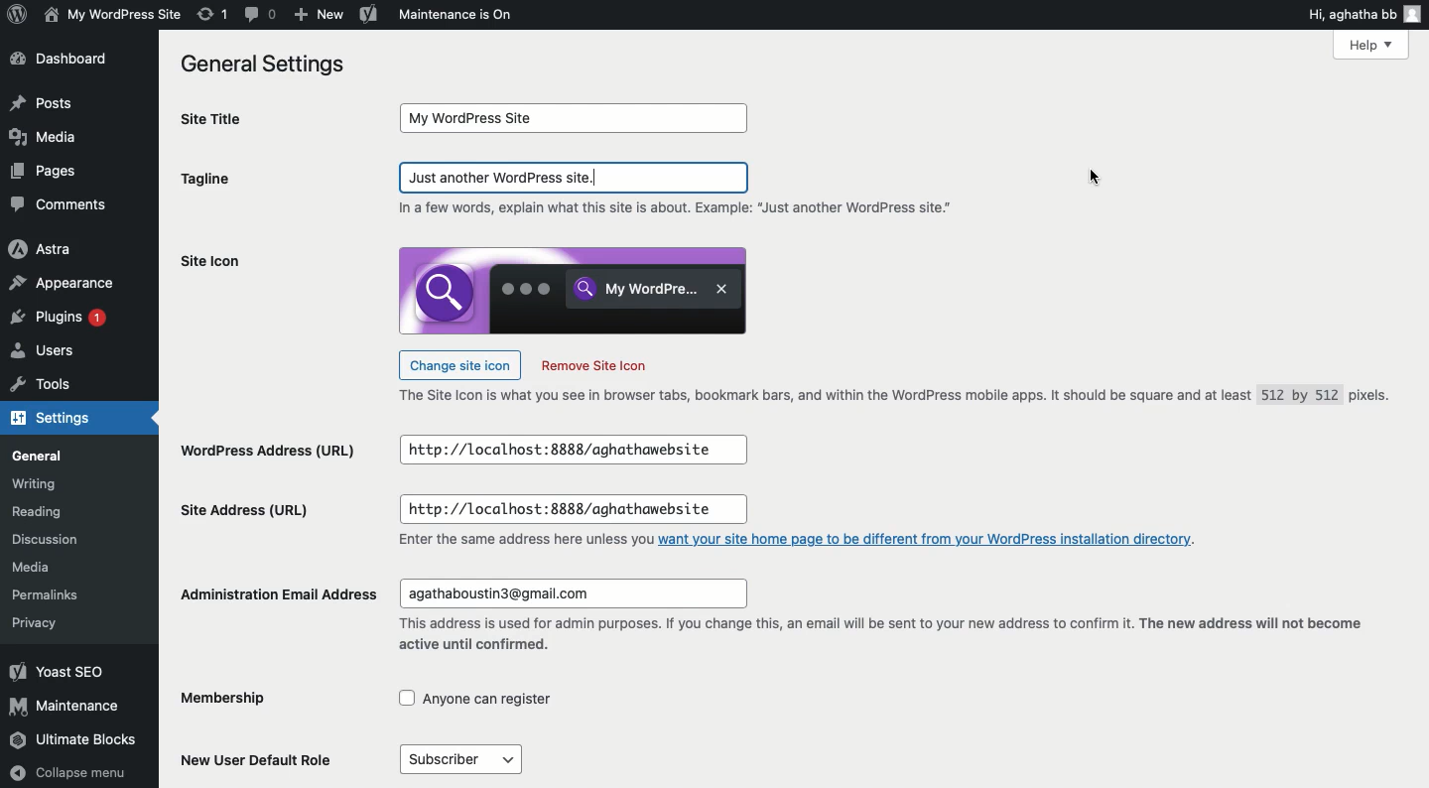 The width and height of the screenshot is (1429, 788). Describe the element at coordinates (65, 285) in the screenshot. I see `Appearance` at that location.